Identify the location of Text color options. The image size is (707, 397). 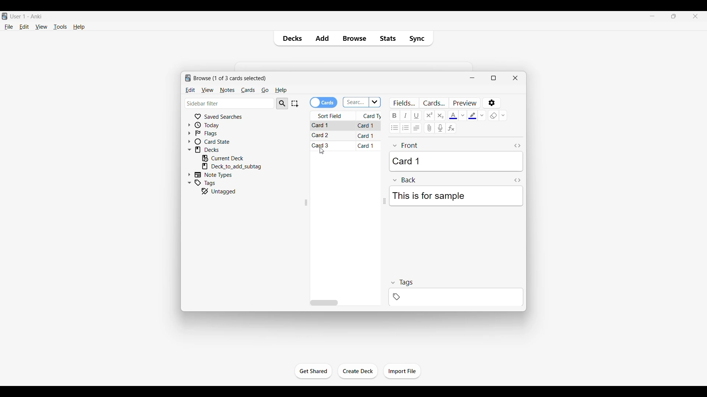
(462, 115).